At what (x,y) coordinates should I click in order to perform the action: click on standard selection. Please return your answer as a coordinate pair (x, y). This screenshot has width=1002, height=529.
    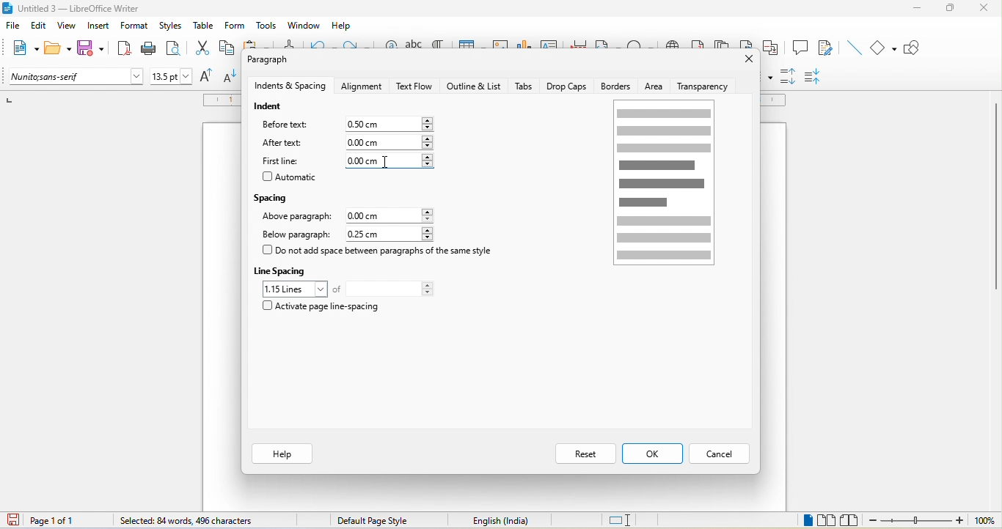
    Looking at the image, I should click on (621, 521).